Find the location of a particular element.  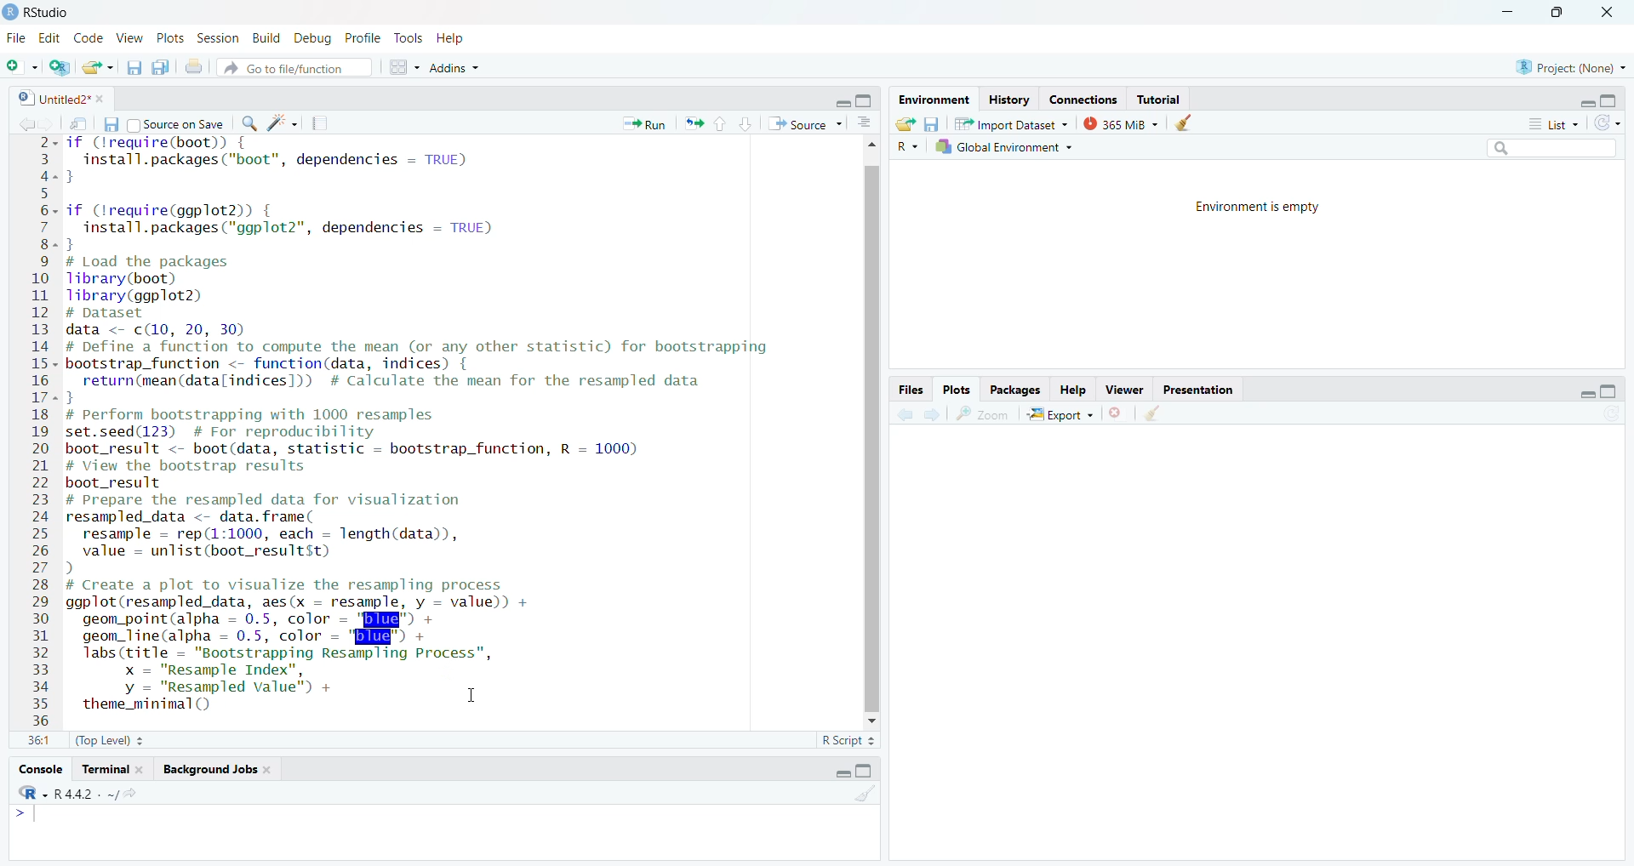

file is located at coordinates (14, 36).